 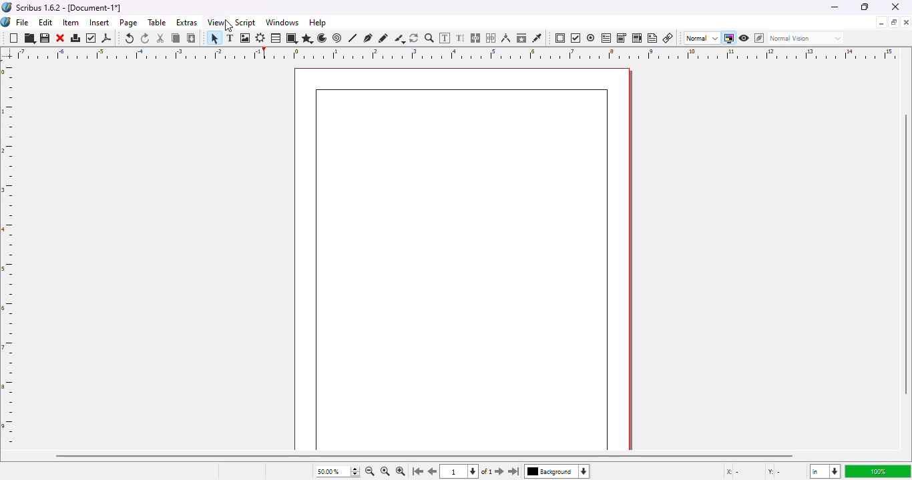 I want to click on preview mode, so click(x=744, y=37).